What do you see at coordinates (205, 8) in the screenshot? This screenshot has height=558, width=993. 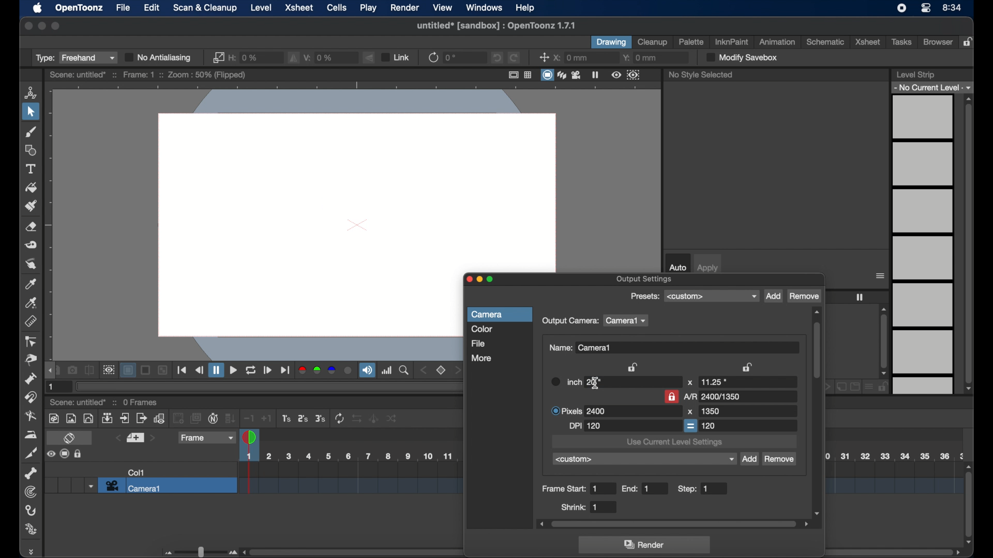 I see `scan & cleanup` at bounding box center [205, 8].